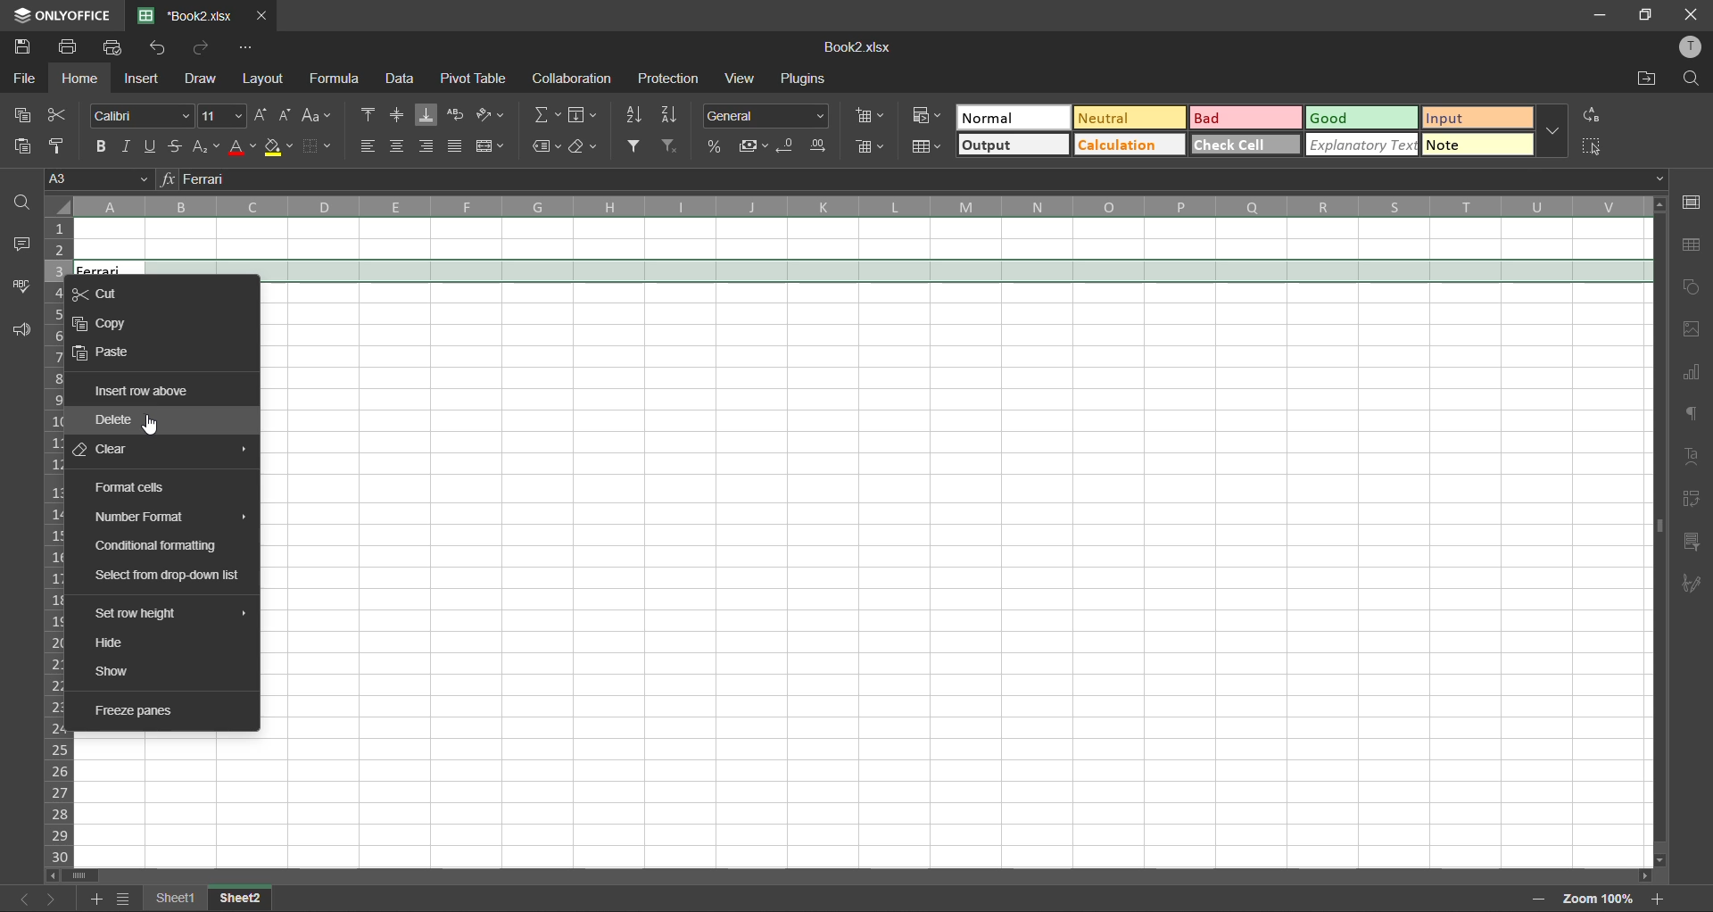 The height and width of the screenshot is (912, 1713). Describe the element at coordinates (1134, 117) in the screenshot. I see `neutral` at that location.